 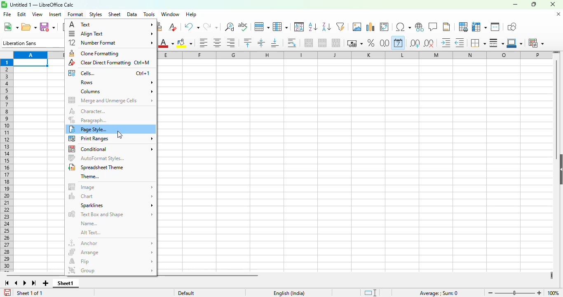 What do you see at coordinates (230, 27) in the screenshot?
I see `find and replace ` at bounding box center [230, 27].